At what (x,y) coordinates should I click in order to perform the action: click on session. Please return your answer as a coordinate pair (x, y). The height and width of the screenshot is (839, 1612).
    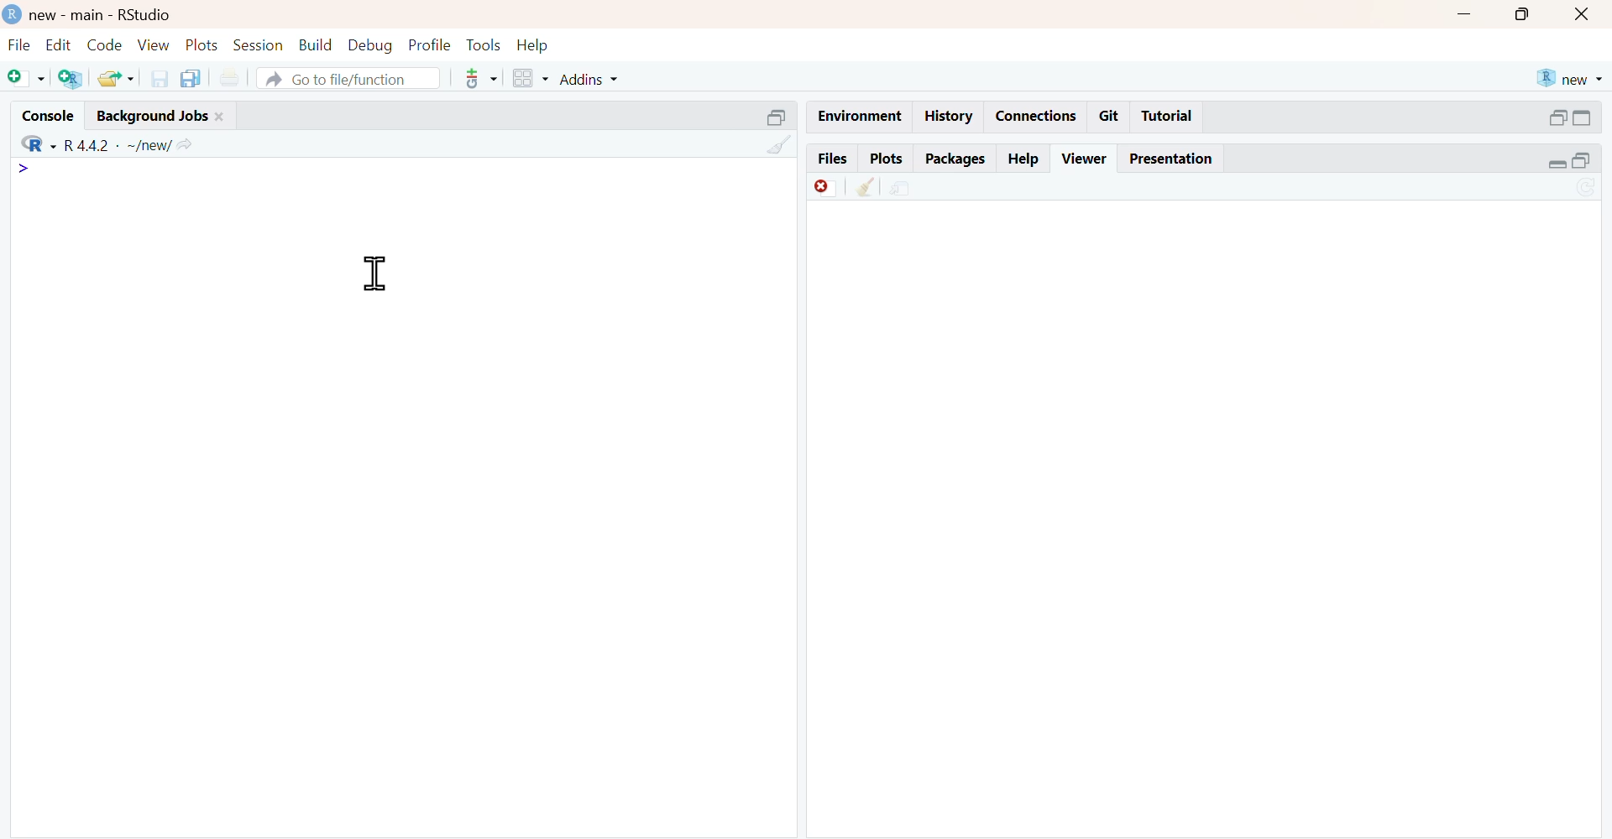
    Looking at the image, I should click on (259, 45).